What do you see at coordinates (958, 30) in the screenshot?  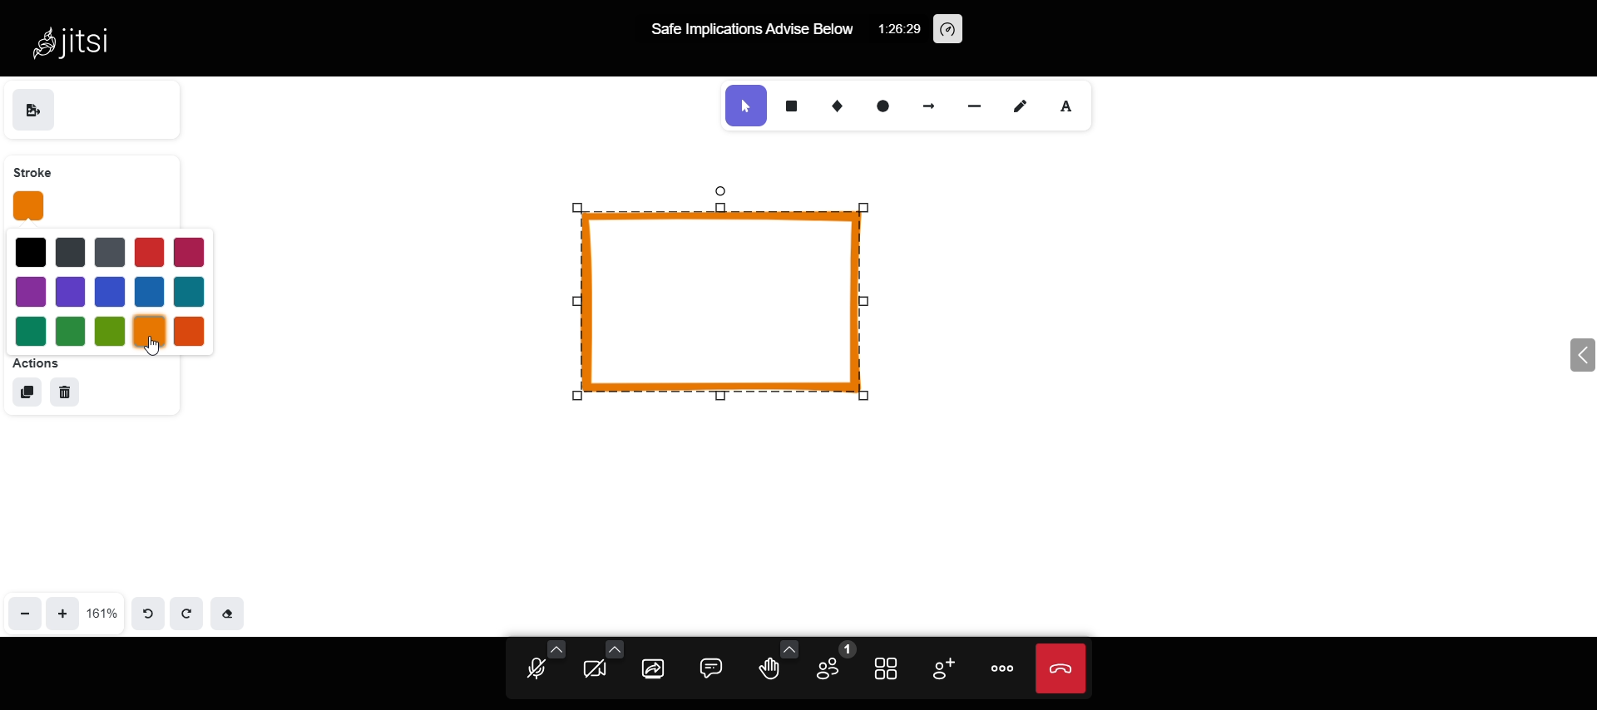 I see `performance setting` at bounding box center [958, 30].